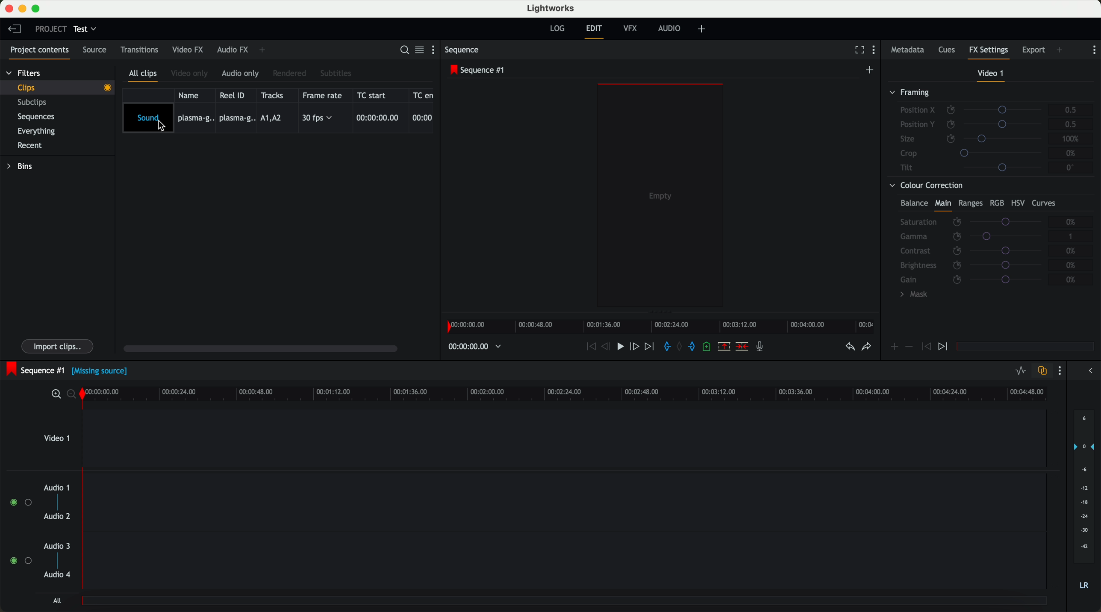 This screenshot has width=1101, height=612. Describe the element at coordinates (990, 74) in the screenshot. I see `video 1` at that location.